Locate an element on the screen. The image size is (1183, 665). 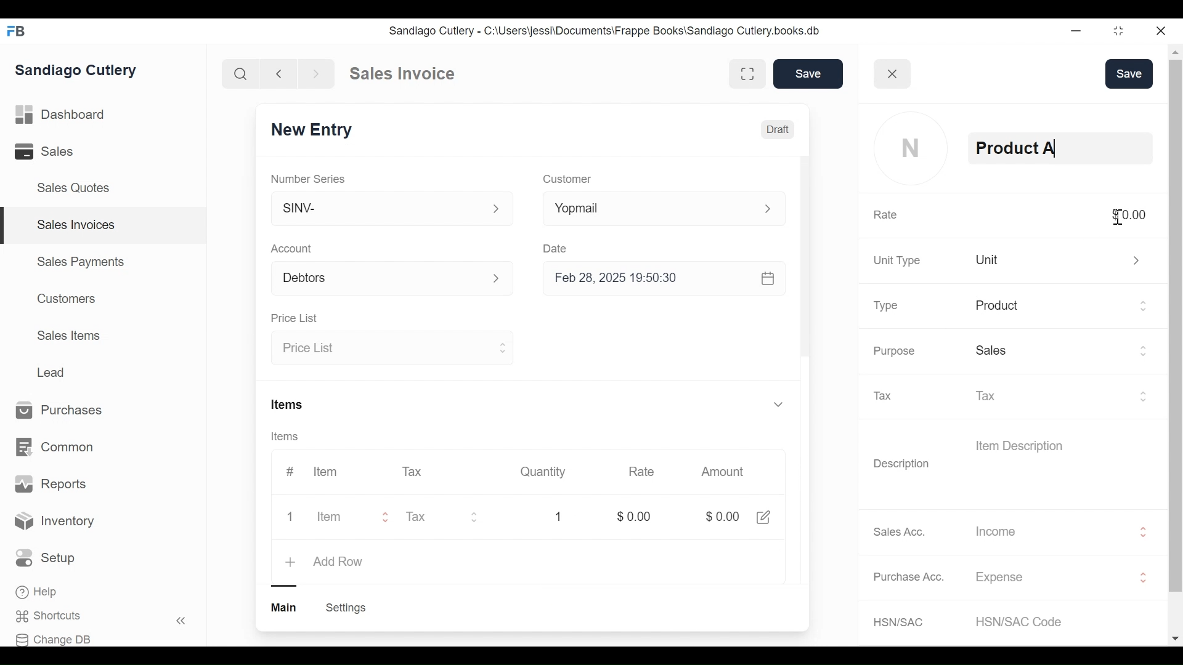
FB logo is located at coordinates (17, 31).